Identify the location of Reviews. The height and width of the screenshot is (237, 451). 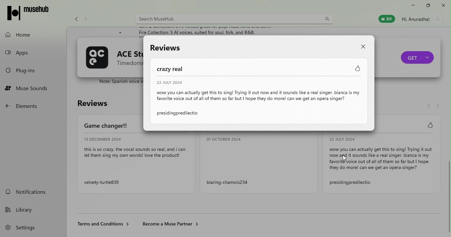
(167, 50).